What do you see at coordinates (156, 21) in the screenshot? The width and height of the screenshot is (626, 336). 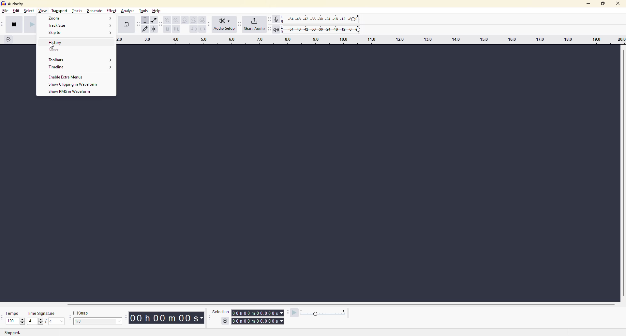 I see `envelop tool` at bounding box center [156, 21].